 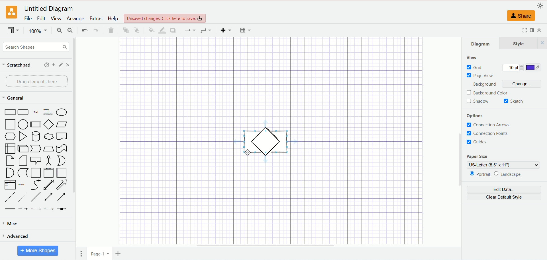 I want to click on canvas, so click(x=269, y=82).